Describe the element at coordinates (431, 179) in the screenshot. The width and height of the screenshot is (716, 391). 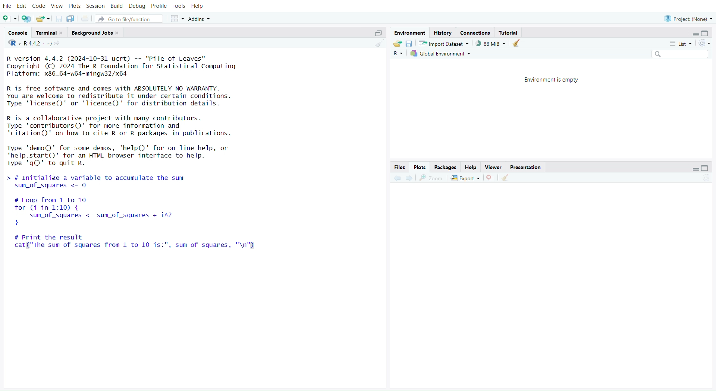
I see `zoom` at that location.